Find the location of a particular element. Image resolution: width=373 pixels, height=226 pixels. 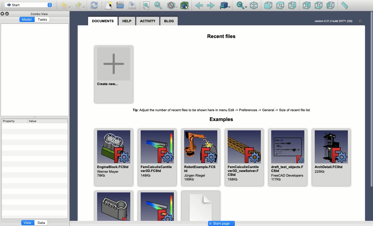

Isometric is located at coordinates (254, 5).